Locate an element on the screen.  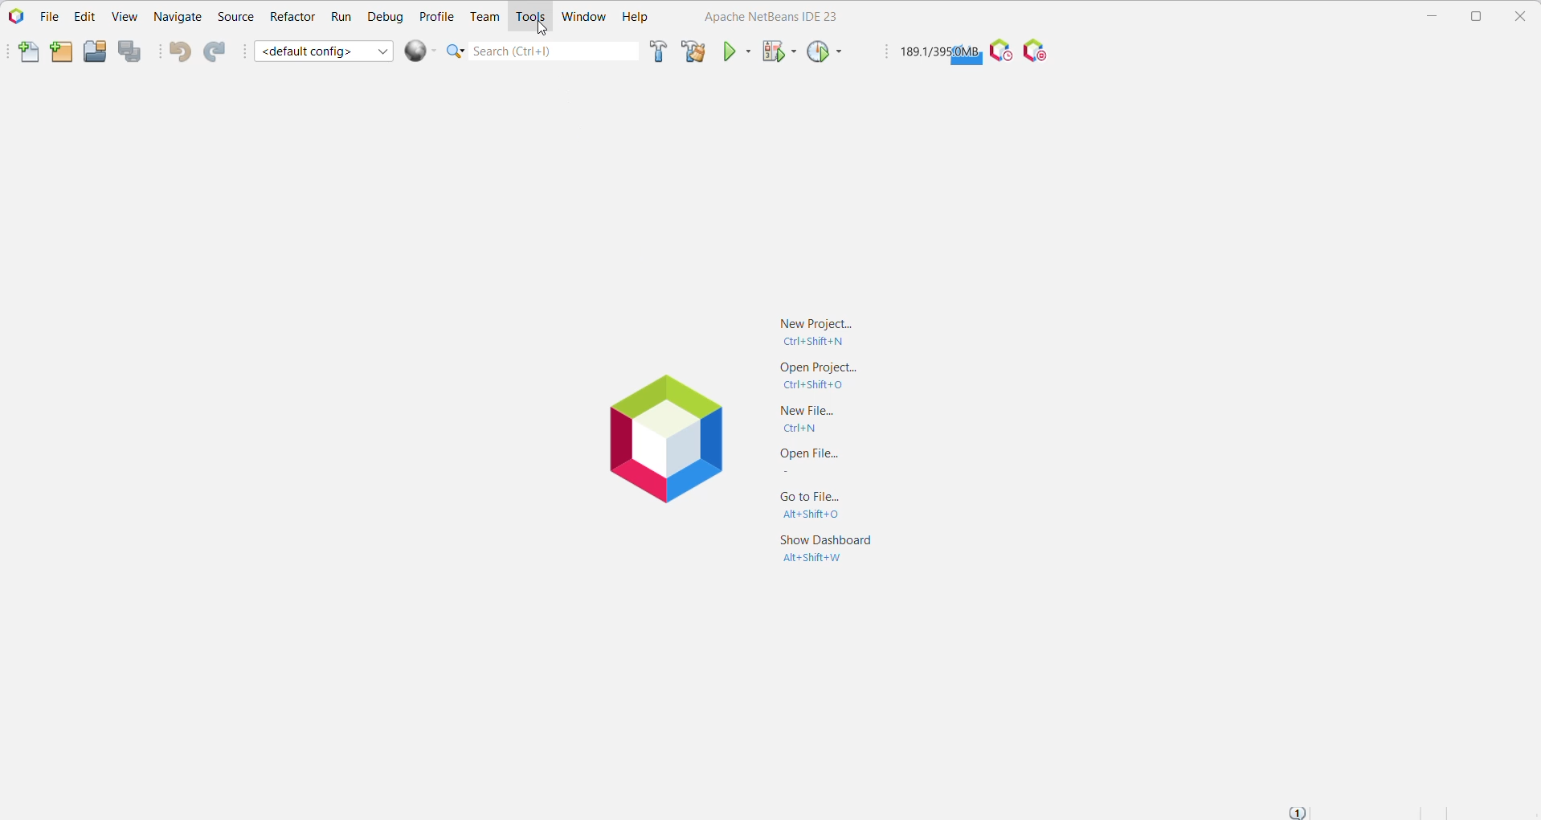
Set Project Configuration is located at coordinates (325, 50).